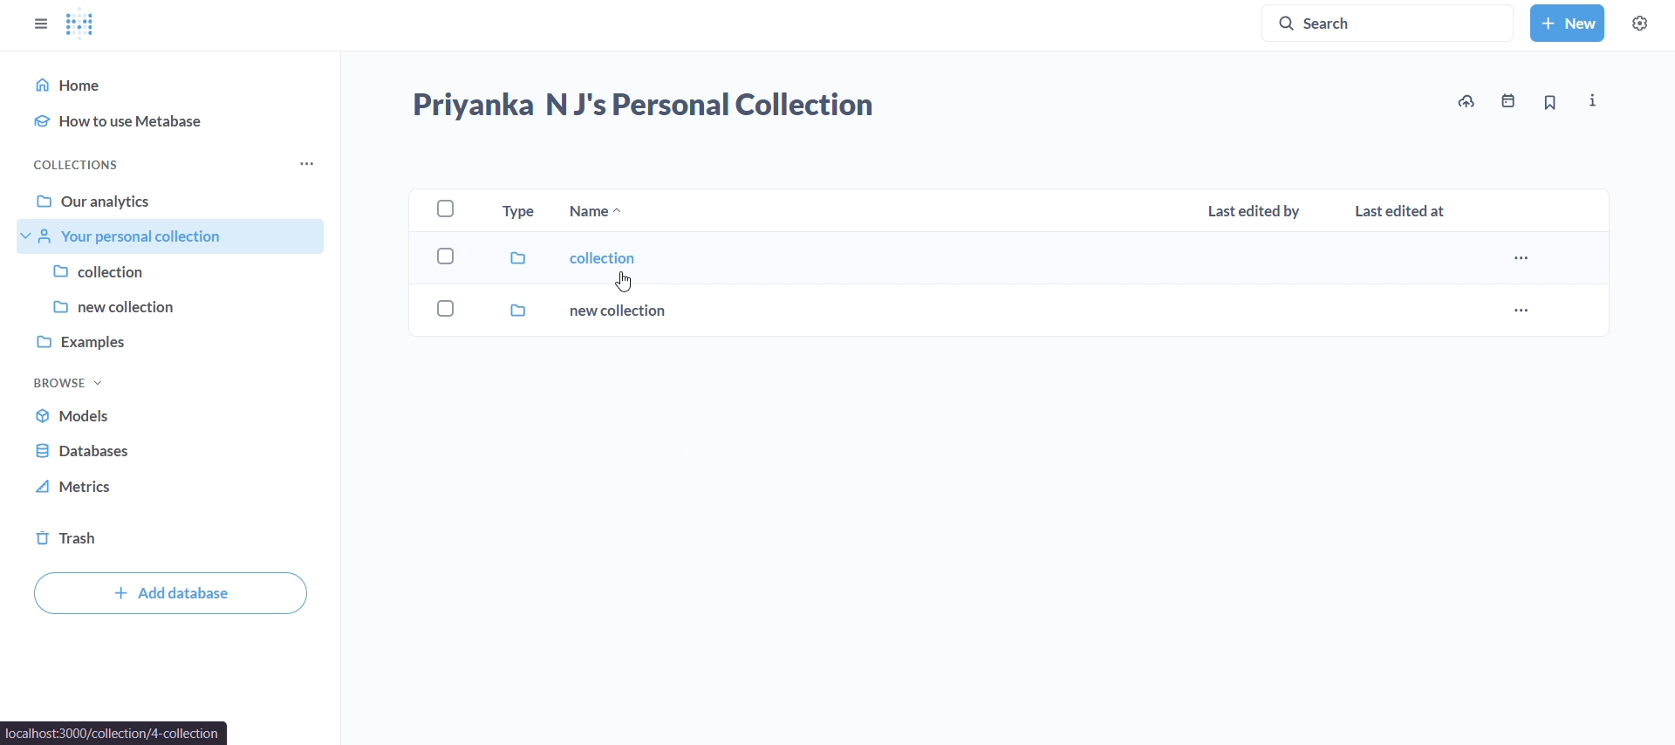  What do you see at coordinates (445, 262) in the screenshot?
I see `check boxes` at bounding box center [445, 262].